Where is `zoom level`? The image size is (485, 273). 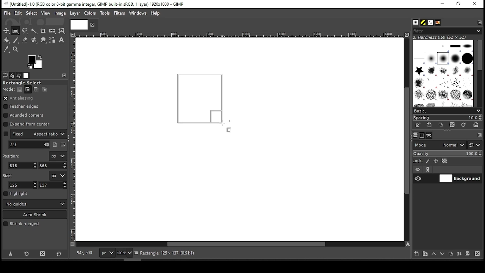 zoom level is located at coordinates (124, 254).